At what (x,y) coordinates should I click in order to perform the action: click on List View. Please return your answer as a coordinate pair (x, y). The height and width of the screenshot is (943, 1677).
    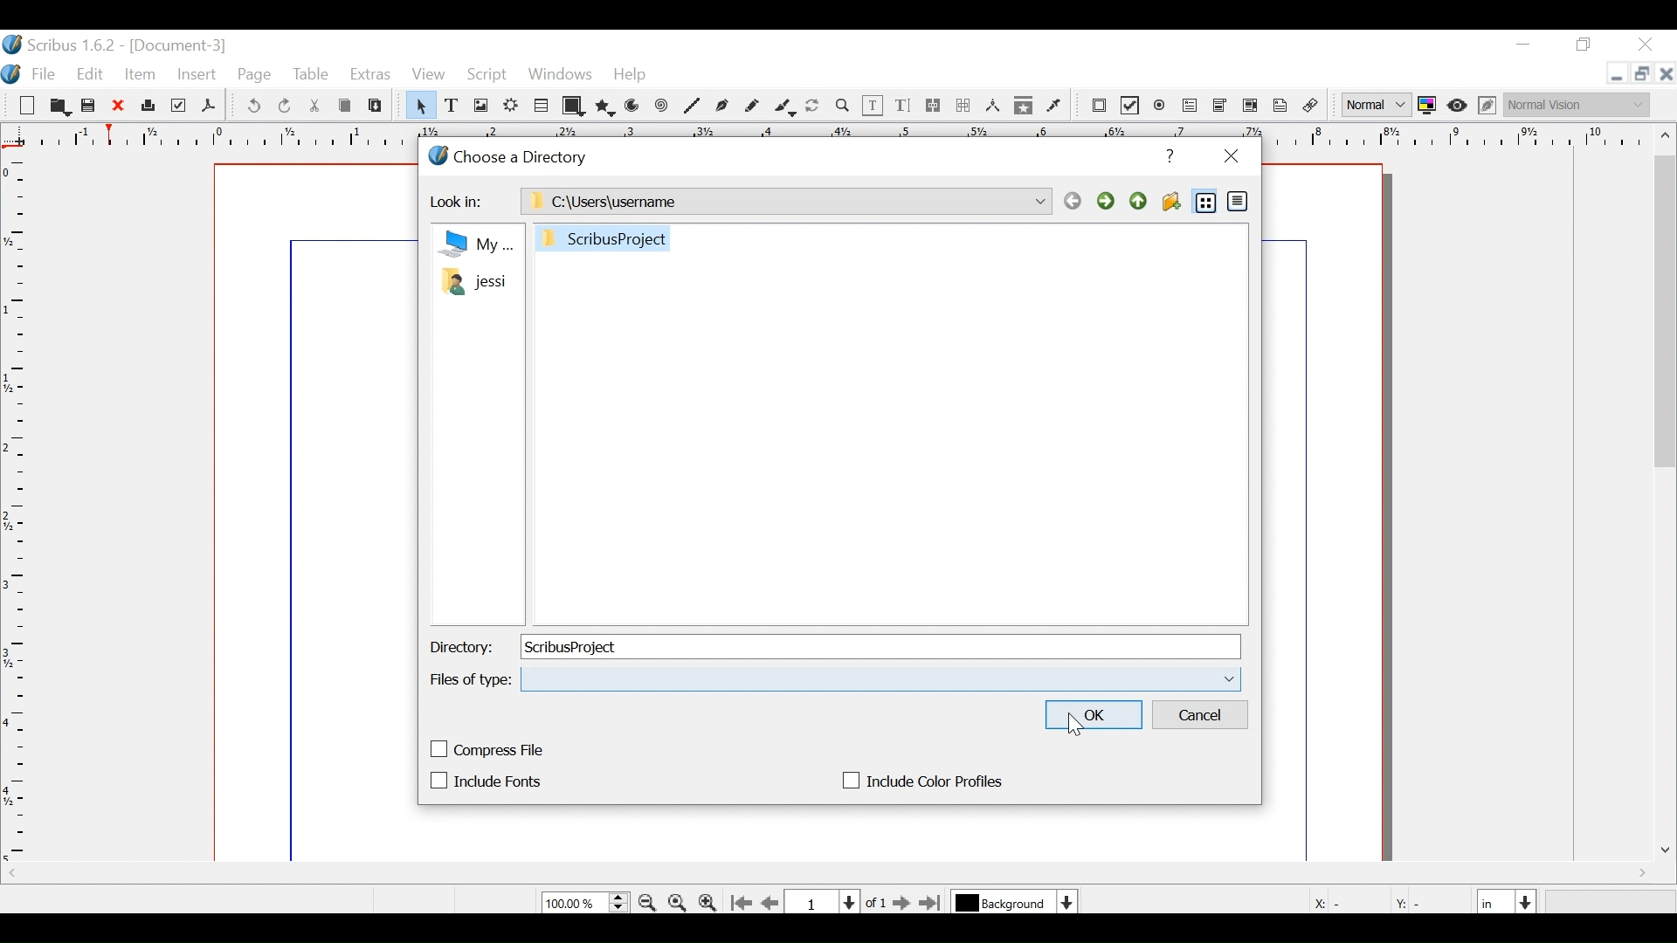
    Looking at the image, I should click on (1206, 201).